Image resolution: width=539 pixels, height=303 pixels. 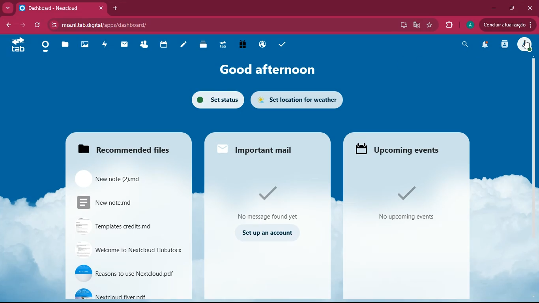 I want to click on file, so click(x=120, y=201).